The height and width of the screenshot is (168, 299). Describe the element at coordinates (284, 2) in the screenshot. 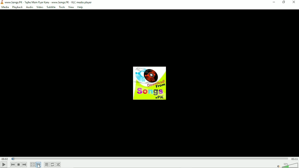

I see `Restore down` at that location.